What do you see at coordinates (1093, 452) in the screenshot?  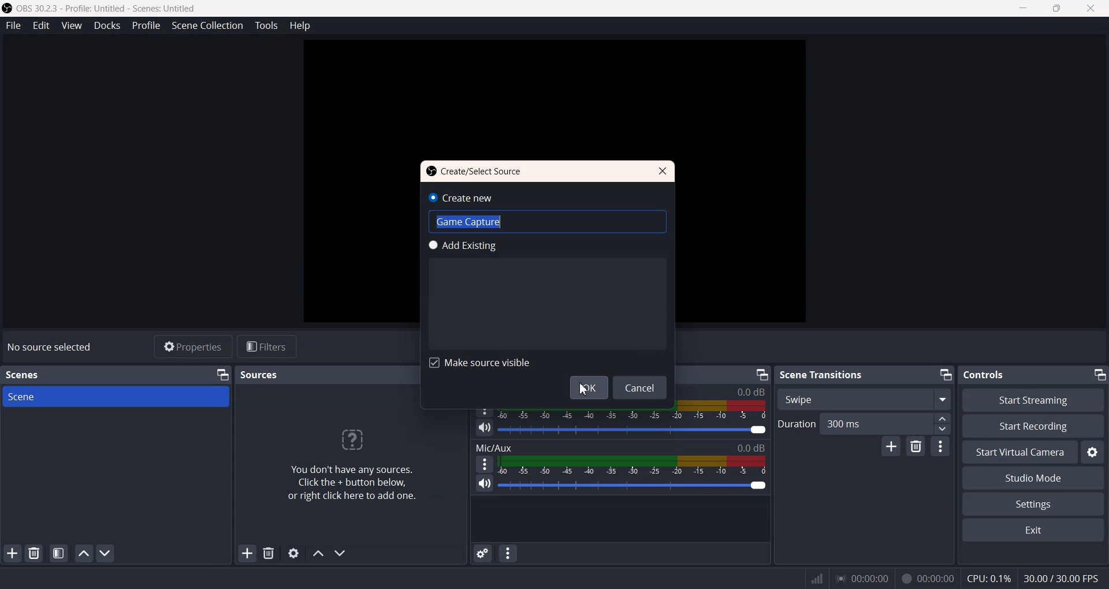 I see `Settings` at bounding box center [1093, 452].